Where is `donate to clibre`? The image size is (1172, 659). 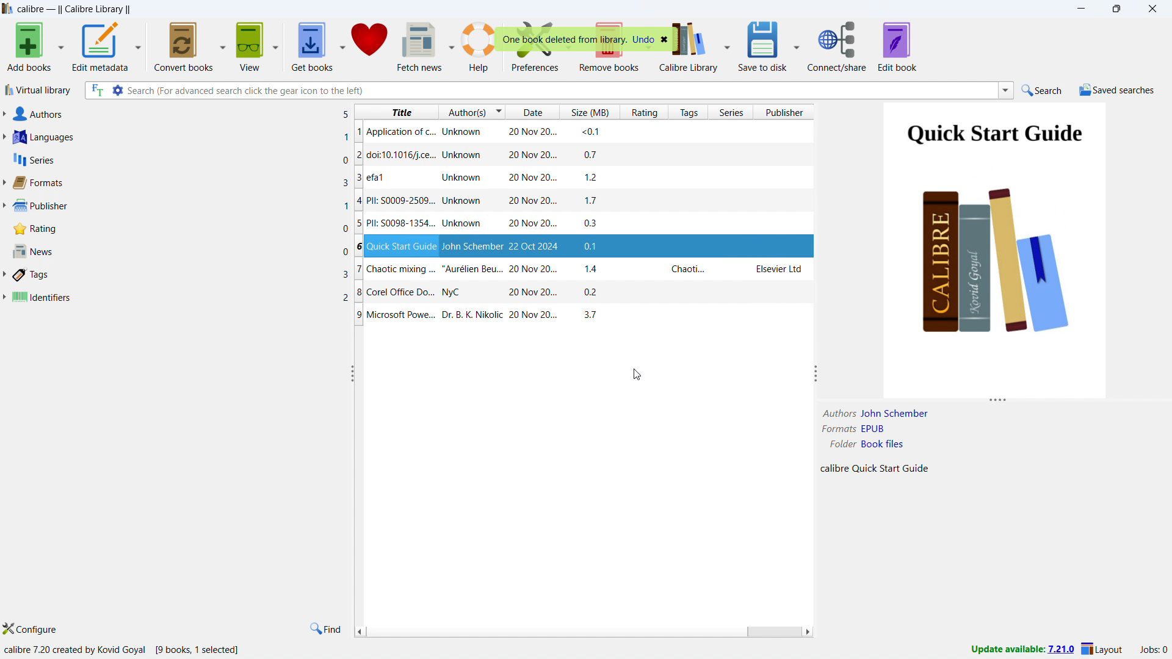 donate to clibre is located at coordinates (371, 45).